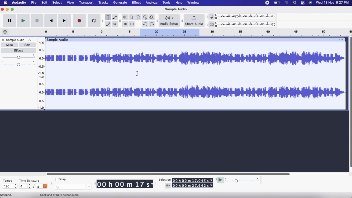 Image resolution: width=352 pixels, height=198 pixels. What do you see at coordinates (287, 3) in the screenshot?
I see `network` at bounding box center [287, 3].